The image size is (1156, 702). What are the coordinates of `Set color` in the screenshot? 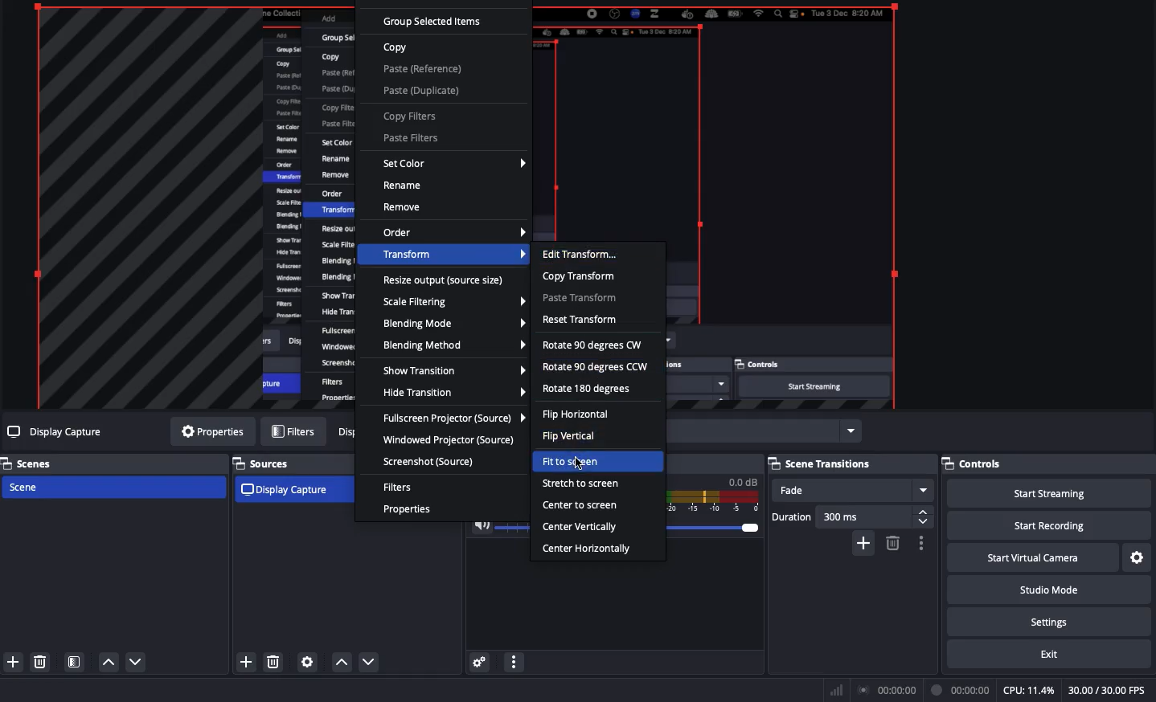 It's located at (453, 165).